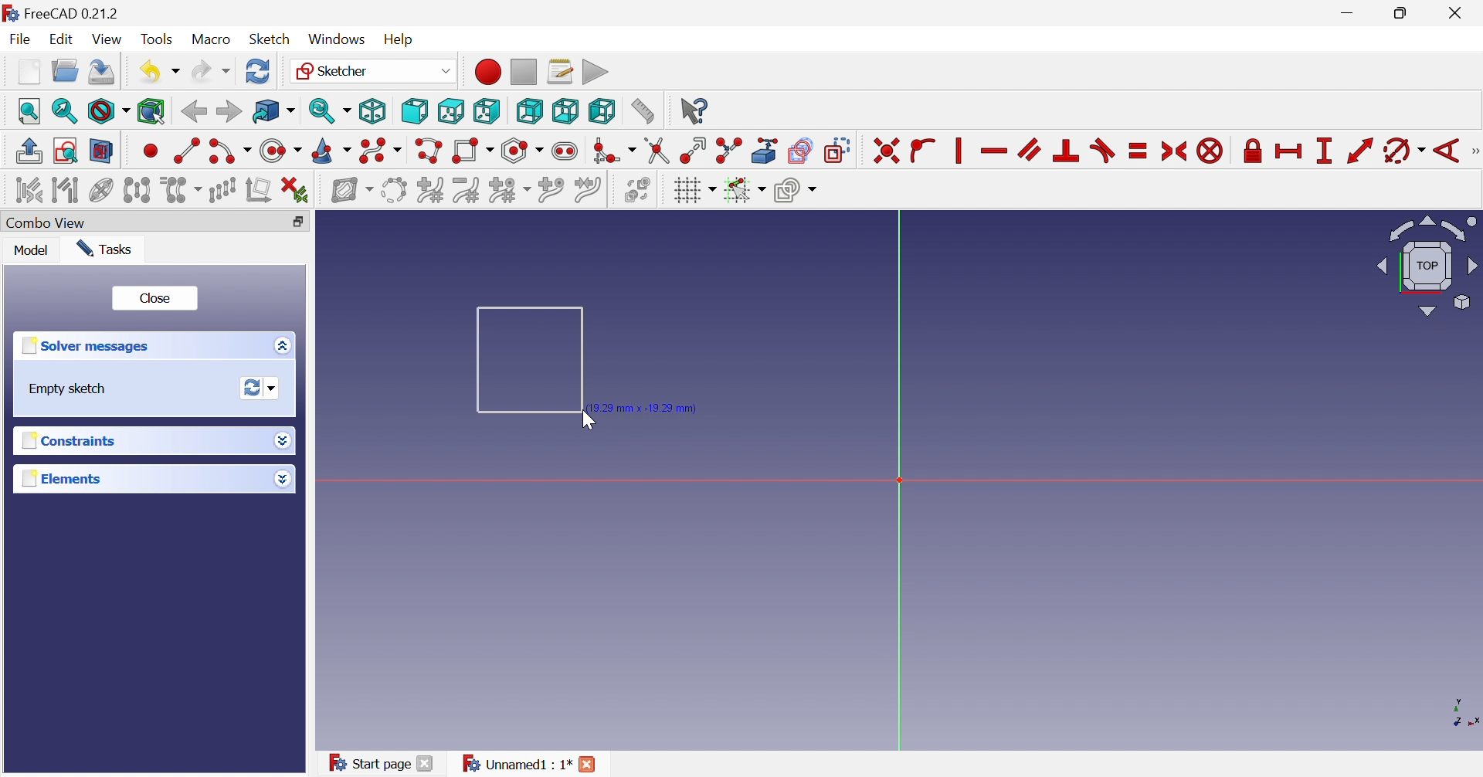 The height and width of the screenshot is (777, 1483). Describe the element at coordinates (523, 151) in the screenshot. I see `Create regular polygon` at that location.